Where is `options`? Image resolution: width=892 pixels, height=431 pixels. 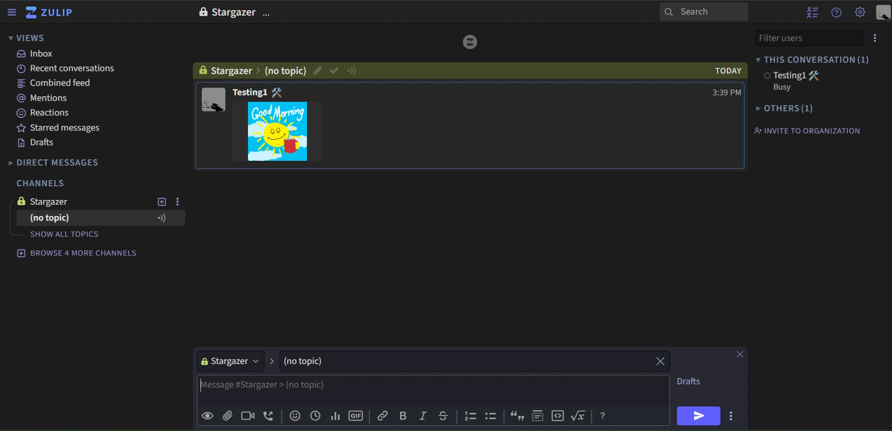
options is located at coordinates (268, 14).